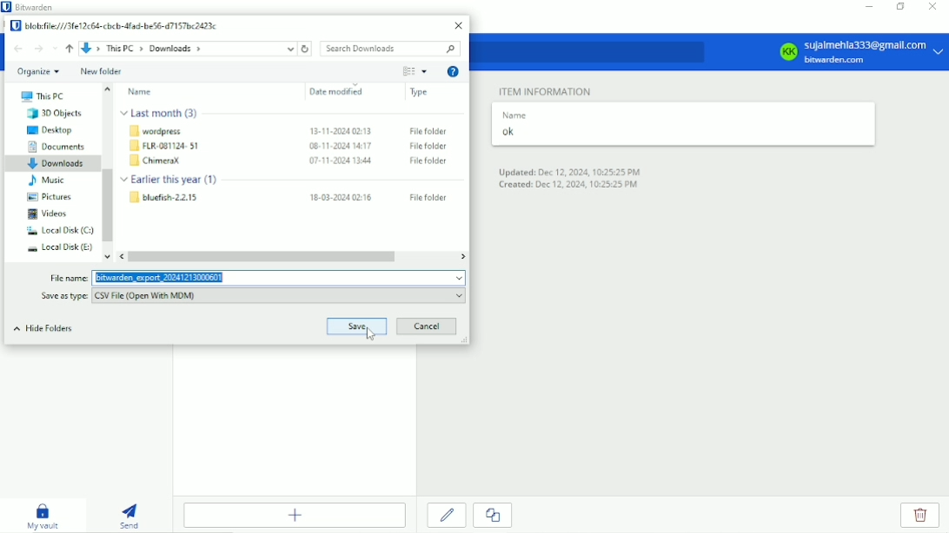 The width and height of the screenshot is (949, 533). Describe the element at coordinates (54, 48) in the screenshot. I see `Recent locations` at that location.